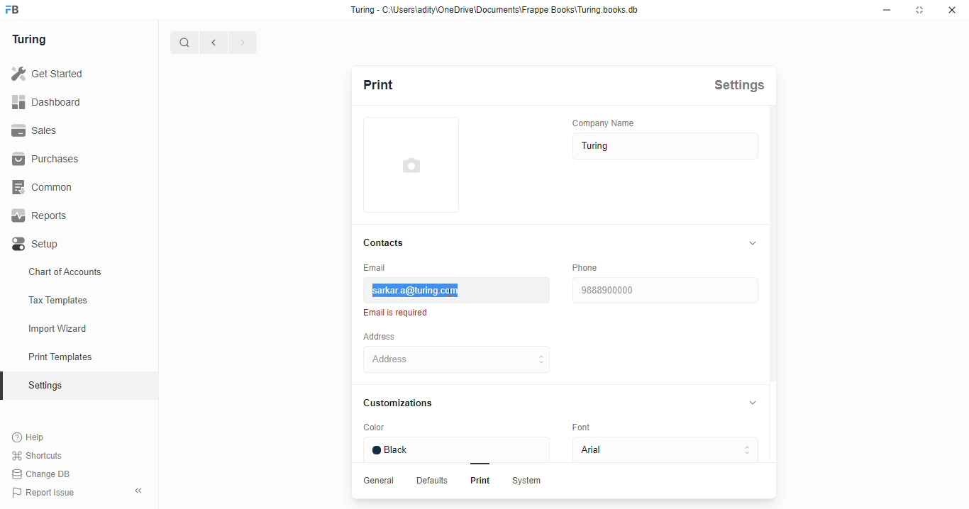 The height and width of the screenshot is (509, 969). Describe the element at coordinates (50, 101) in the screenshot. I see `Dashboard` at that location.